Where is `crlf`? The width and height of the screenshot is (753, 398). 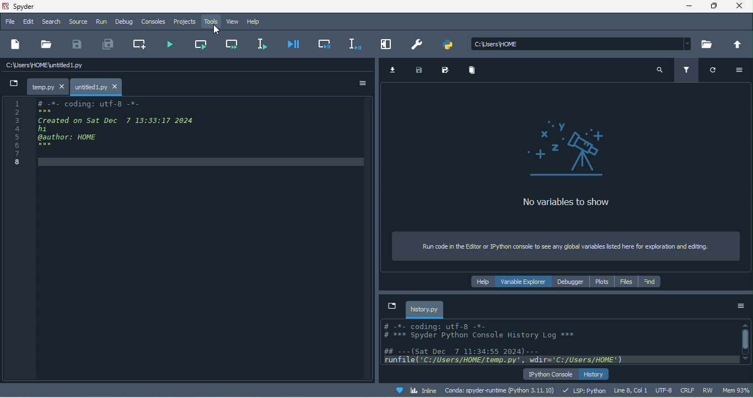
crlf is located at coordinates (686, 389).